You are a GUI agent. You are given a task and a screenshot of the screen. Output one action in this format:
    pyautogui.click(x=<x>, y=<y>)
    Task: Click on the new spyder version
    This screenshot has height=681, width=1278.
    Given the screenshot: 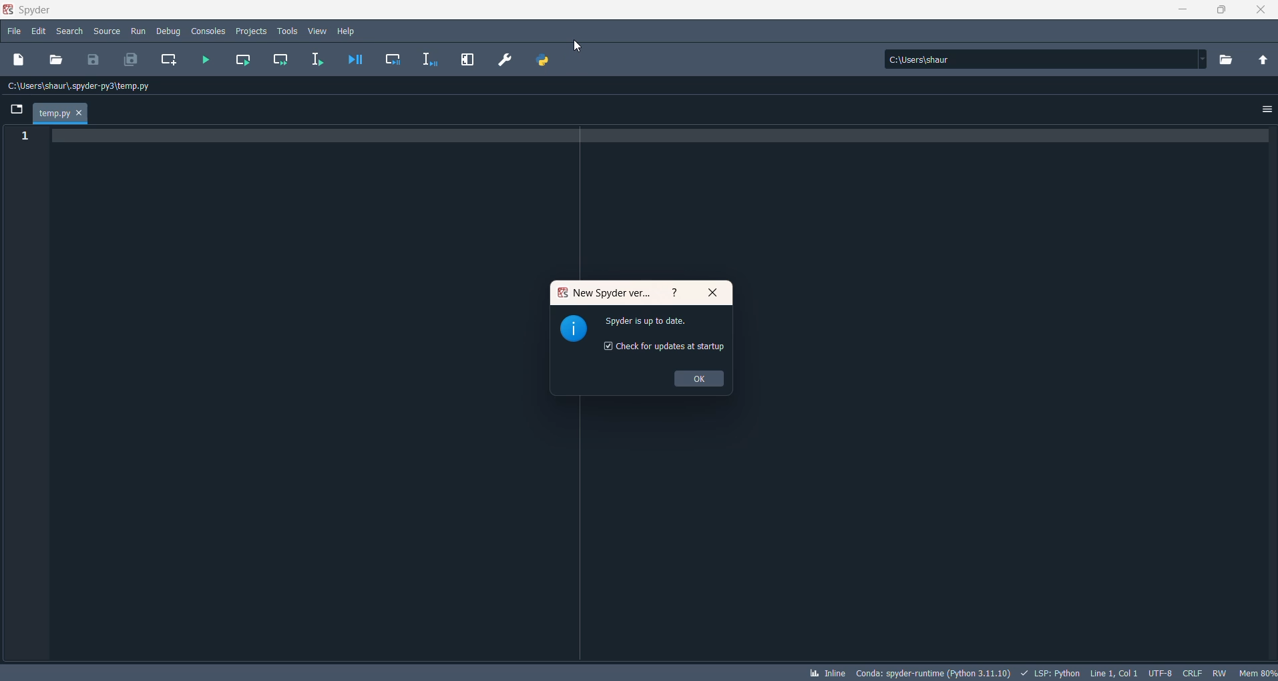 What is the action you would take?
    pyautogui.click(x=607, y=294)
    